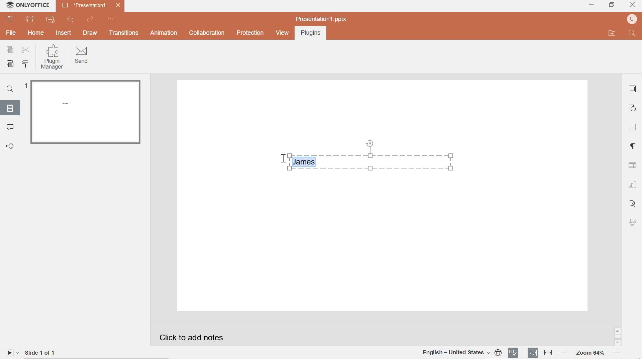  I want to click on Click to add notes, so click(200, 336).